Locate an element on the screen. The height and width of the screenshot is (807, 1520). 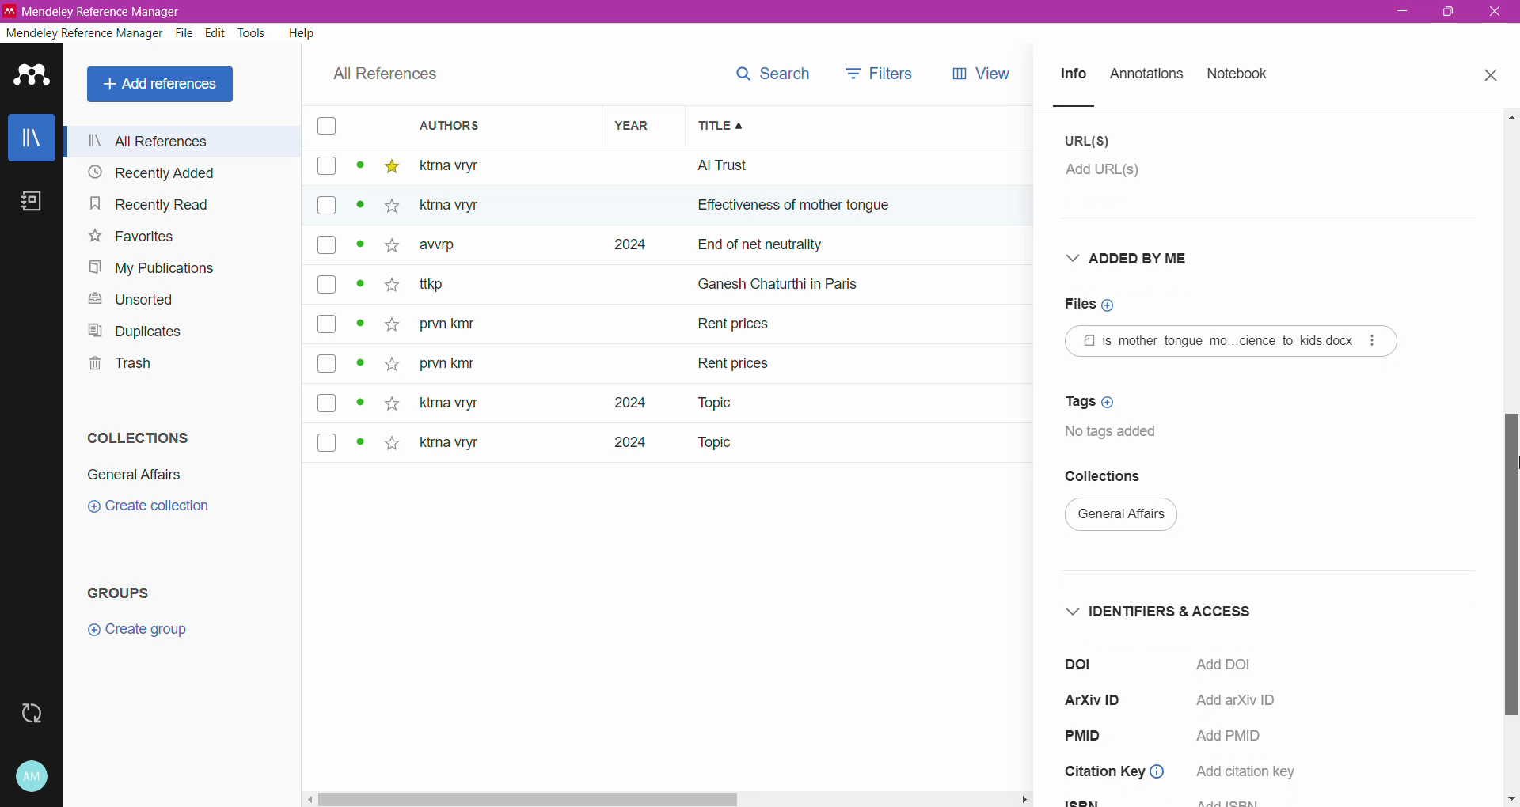
Account and Help is located at coordinates (32, 777).